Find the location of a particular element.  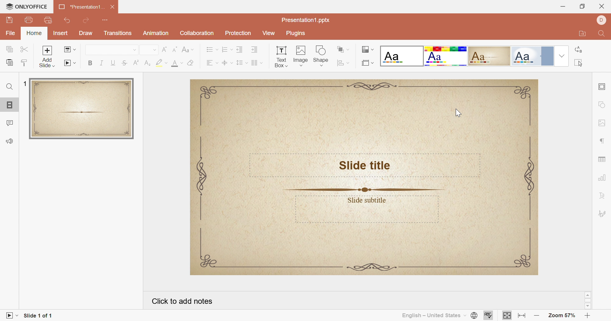

Zoom 57% is located at coordinates (561, 316).